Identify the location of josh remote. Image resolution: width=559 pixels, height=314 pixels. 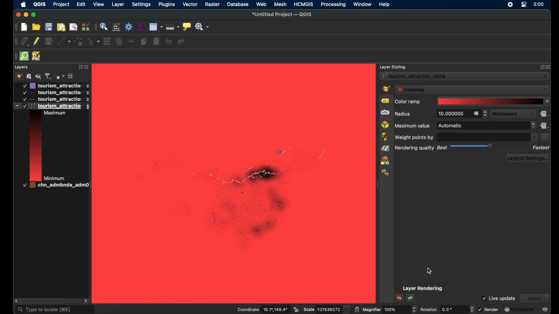
(37, 56).